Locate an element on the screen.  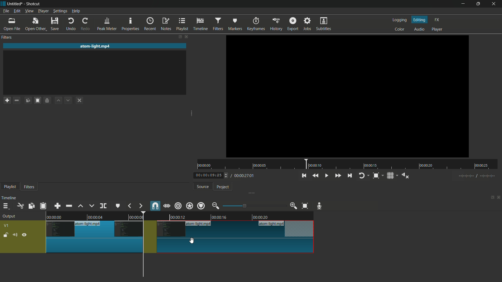
video track v1 is located at coordinates (180, 245).